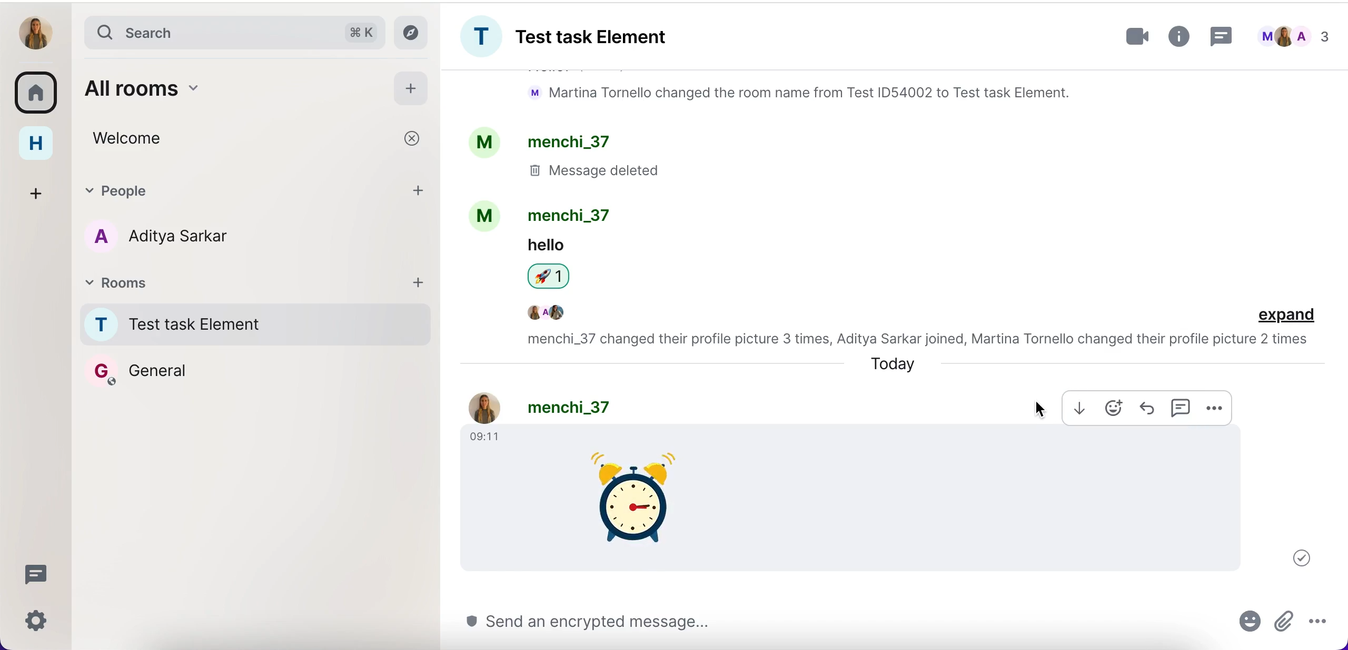 This screenshot has width=1348, height=650. I want to click on rooms, so click(37, 92).